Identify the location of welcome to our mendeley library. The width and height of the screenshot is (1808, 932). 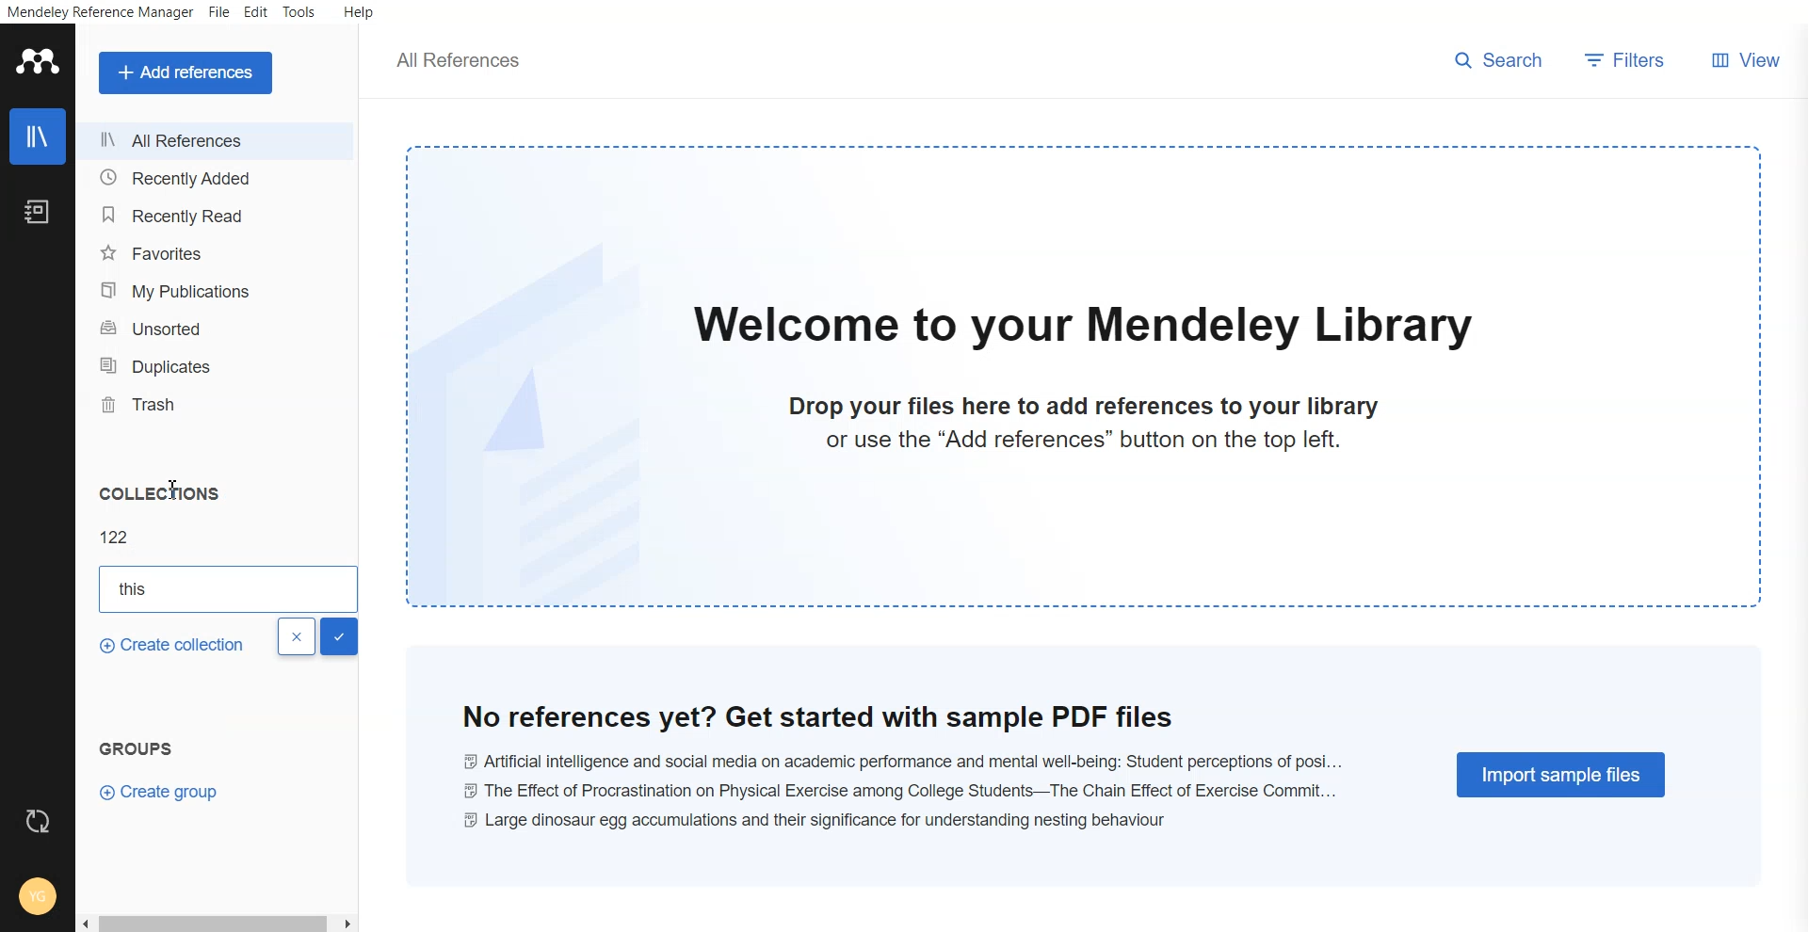
(1083, 326).